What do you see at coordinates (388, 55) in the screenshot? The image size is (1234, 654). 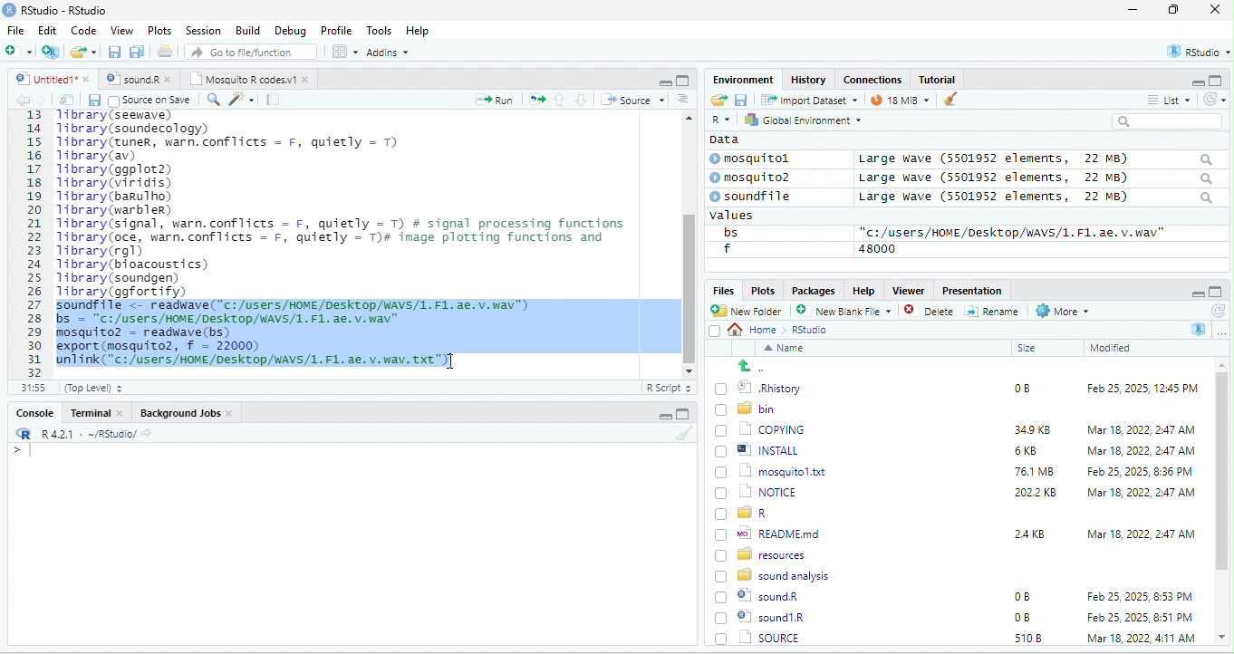 I see `Adonns ` at bounding box center [388, 55].